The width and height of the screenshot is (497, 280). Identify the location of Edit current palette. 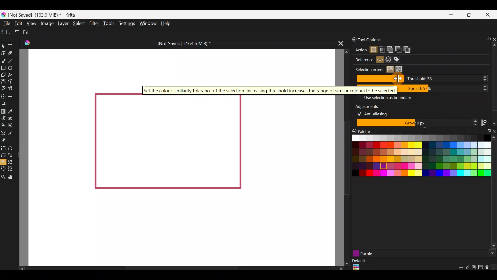
(481, 268).